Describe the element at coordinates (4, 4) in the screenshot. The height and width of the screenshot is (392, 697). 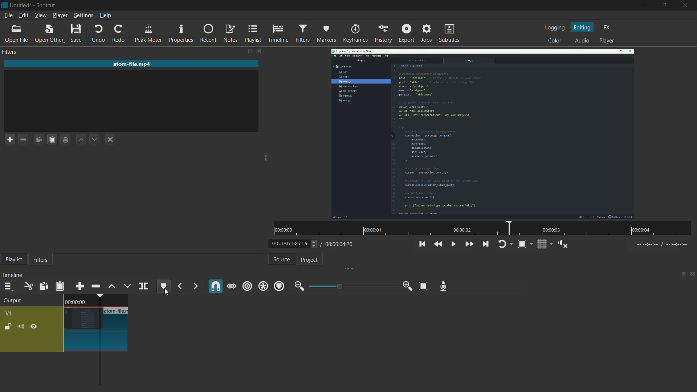
I see `app icon` at that location.